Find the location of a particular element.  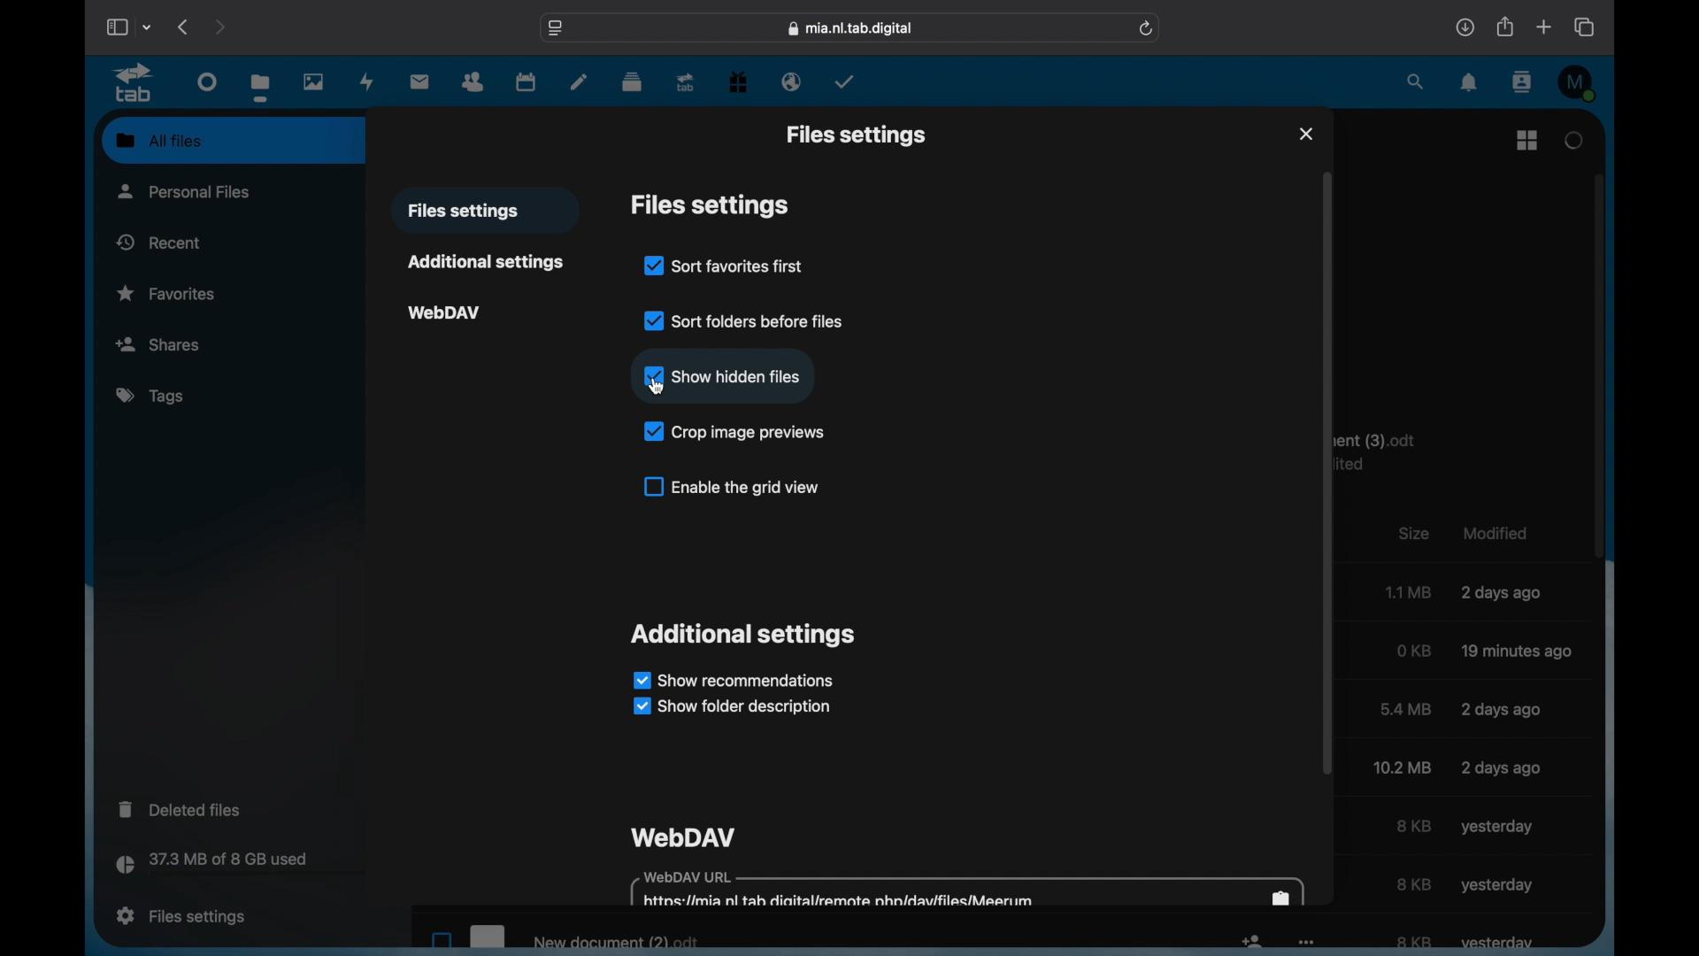

contacts is located at coordinates (1522, 83).